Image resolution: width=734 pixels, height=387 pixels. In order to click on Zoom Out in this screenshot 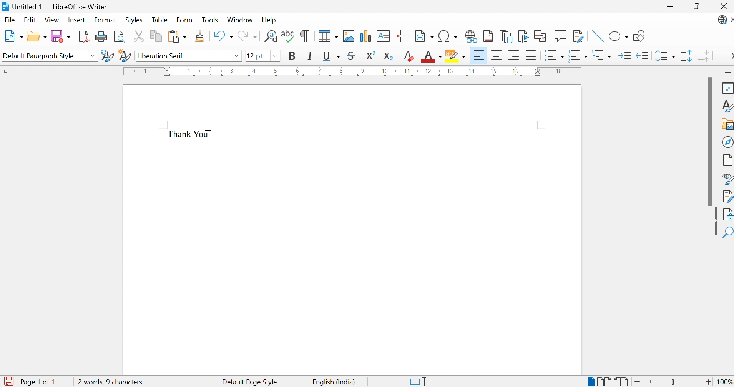, I will do `click(638, 382)`.